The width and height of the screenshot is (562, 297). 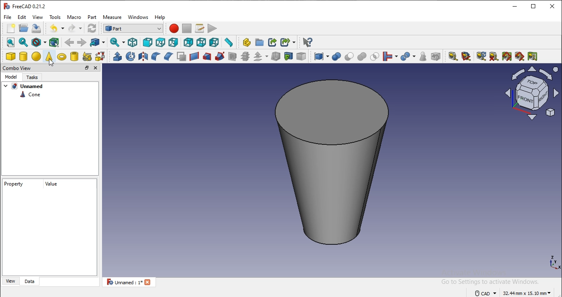 I want to click on tools, so click(x=55, y=16).